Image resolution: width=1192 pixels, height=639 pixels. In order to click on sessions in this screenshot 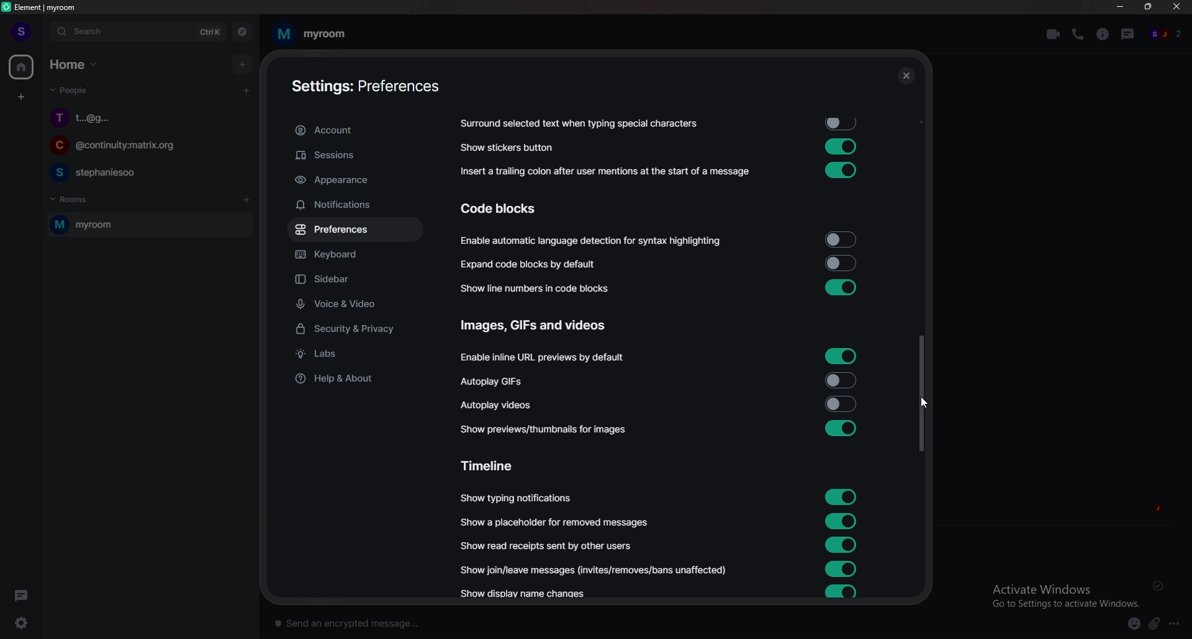, I will do `click(354, 156)`.